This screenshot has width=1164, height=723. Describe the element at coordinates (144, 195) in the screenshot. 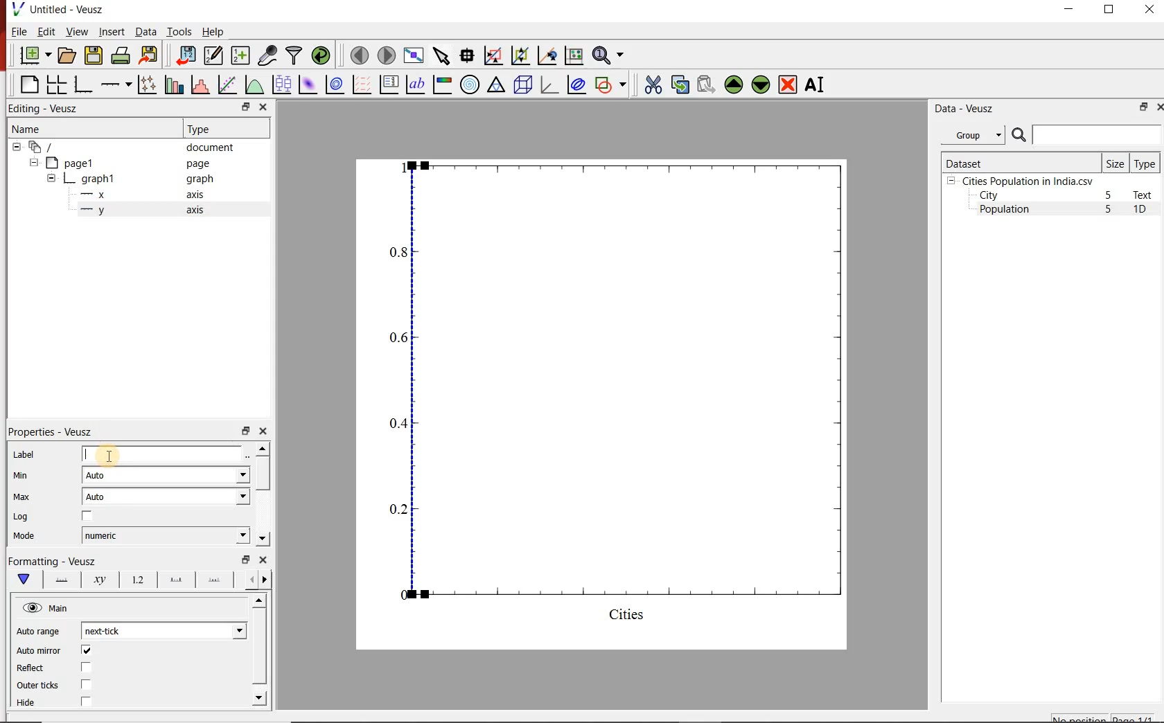

I see `x axis` at that location.